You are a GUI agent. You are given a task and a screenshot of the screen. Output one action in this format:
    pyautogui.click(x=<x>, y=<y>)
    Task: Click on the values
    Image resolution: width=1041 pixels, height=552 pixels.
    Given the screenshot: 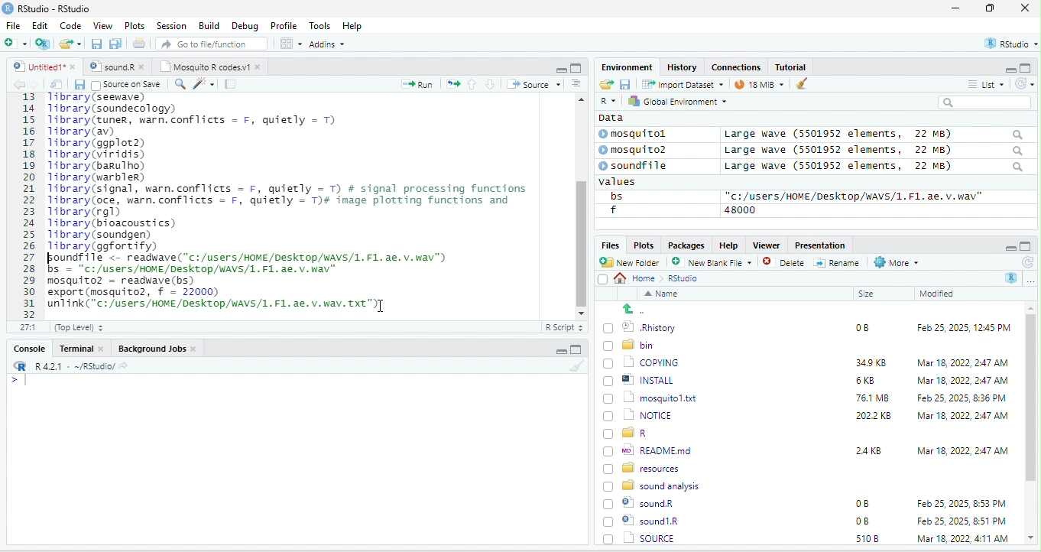 What is the action you would take?
    pyautogui.click(x=625, y=182)
    